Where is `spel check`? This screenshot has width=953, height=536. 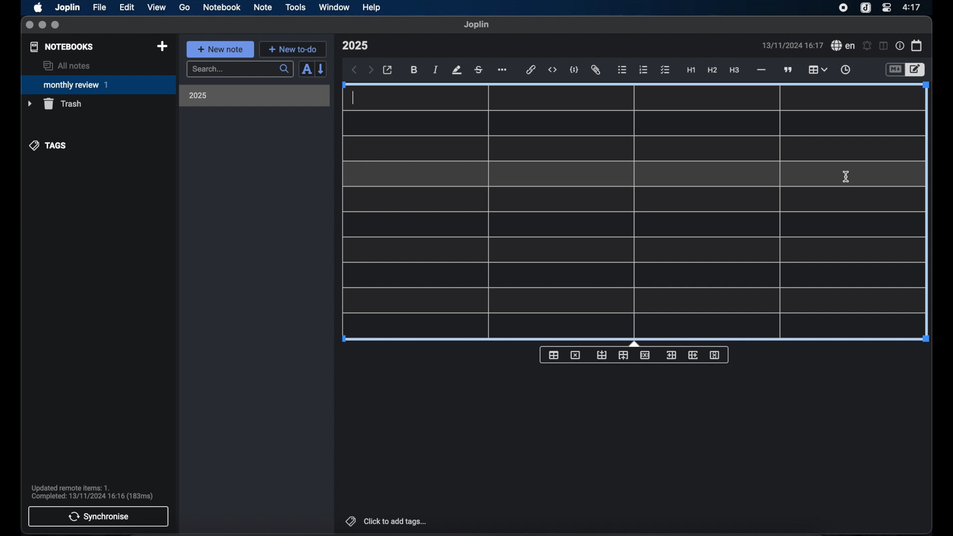 spel check is located at coordinates (843, 46).